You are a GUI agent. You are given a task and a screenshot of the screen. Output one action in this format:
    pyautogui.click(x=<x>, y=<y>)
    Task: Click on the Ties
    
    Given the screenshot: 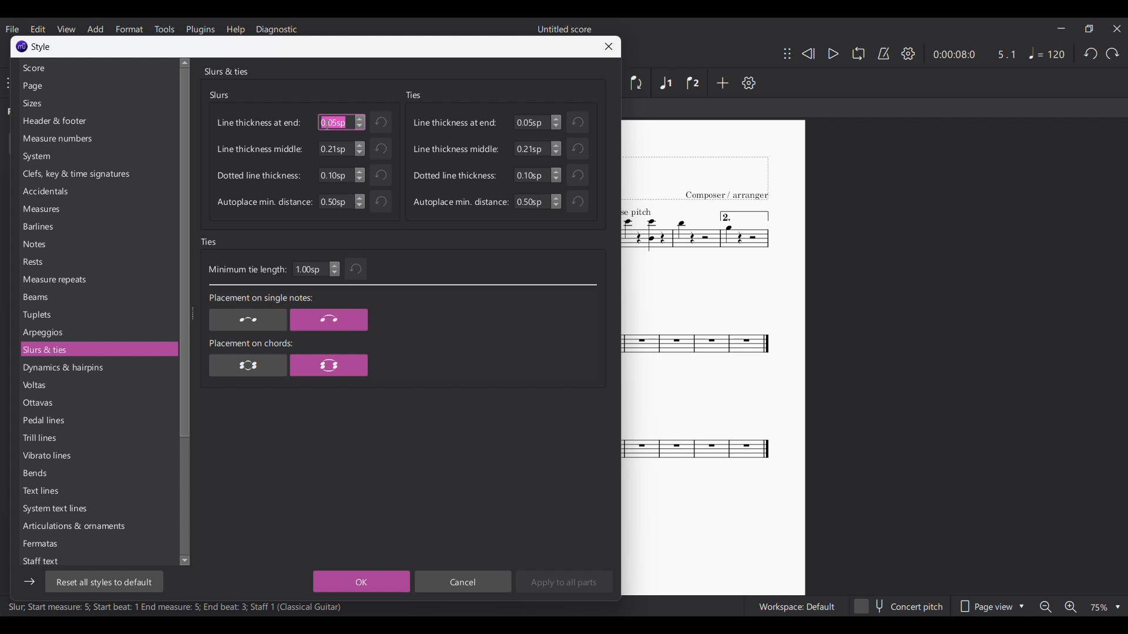 What is the action you would take?
    pyautogui.click(x=209, y=242)
    